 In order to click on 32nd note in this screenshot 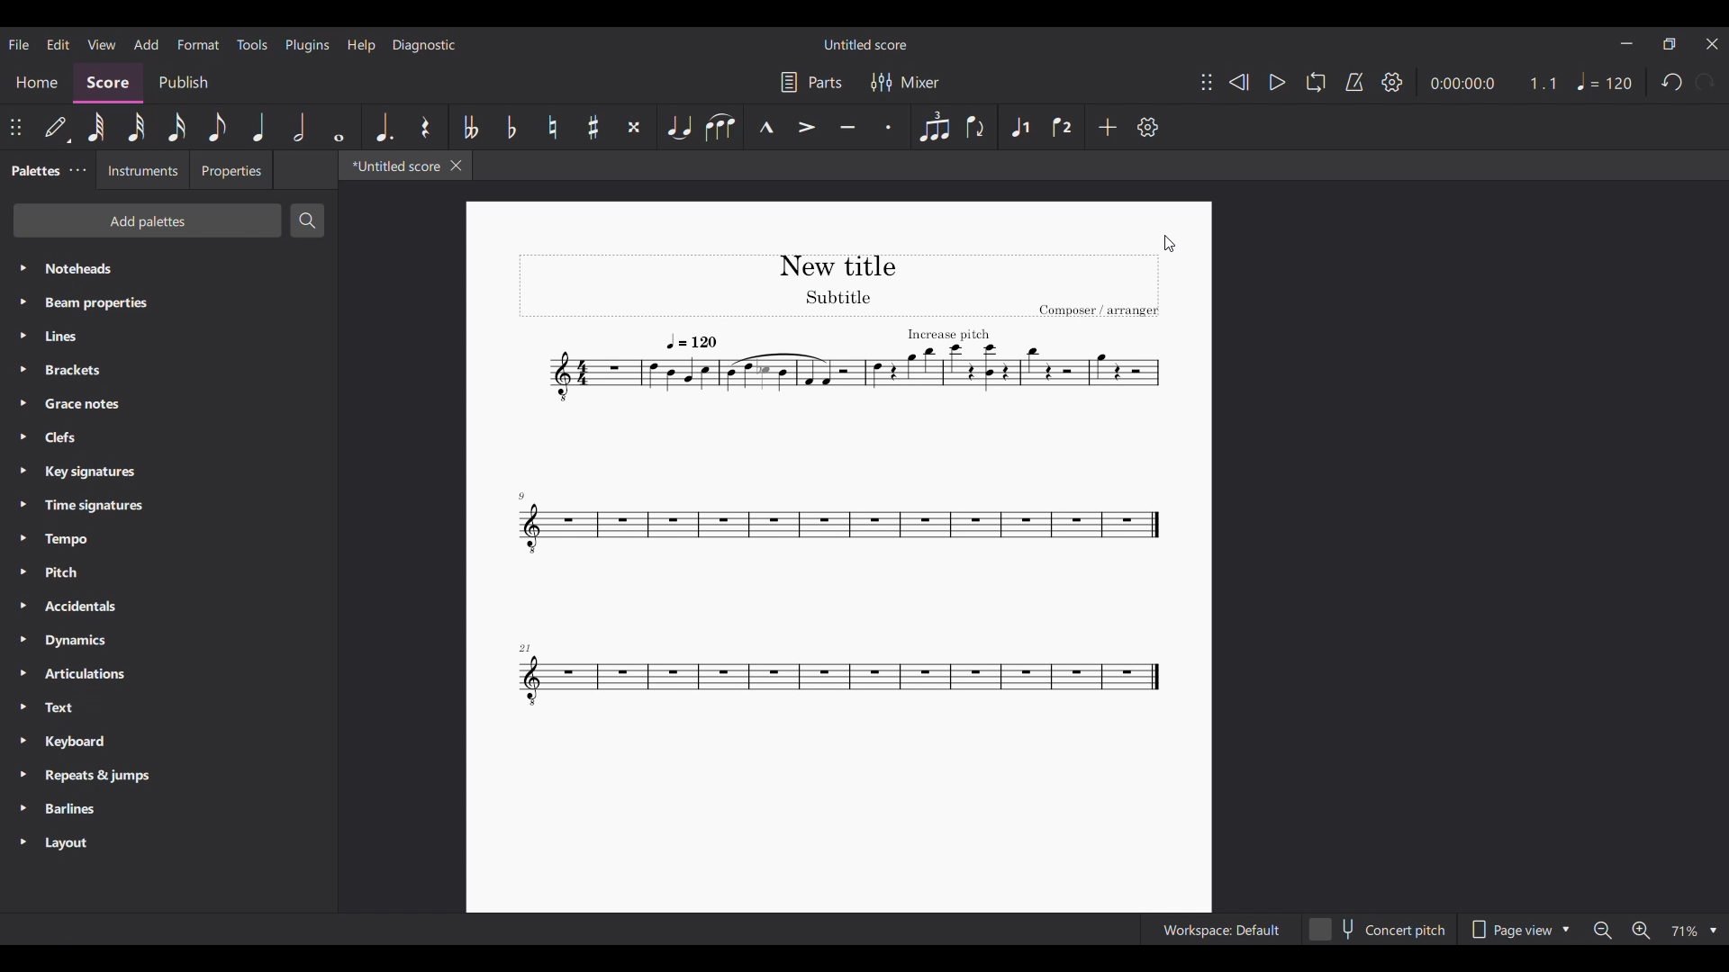, I will do `click(137, 128)`.